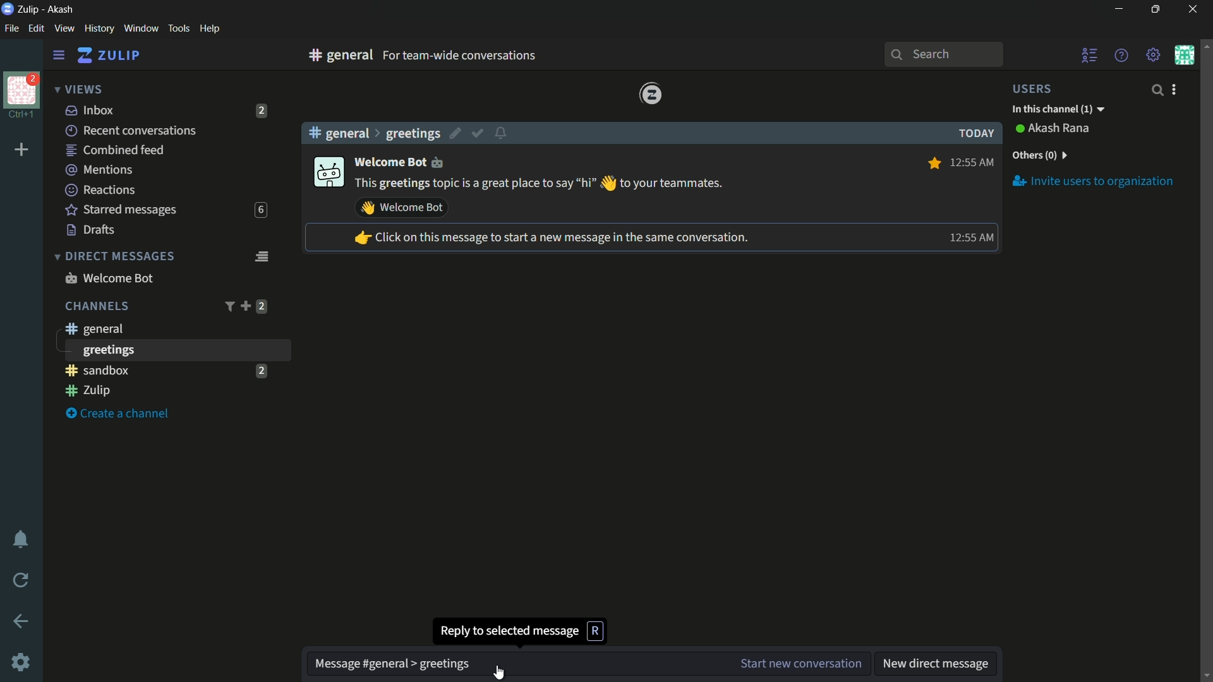 The width and height of the screenshot is (1213, 682). I want to click on file menu, so click(11, 29).